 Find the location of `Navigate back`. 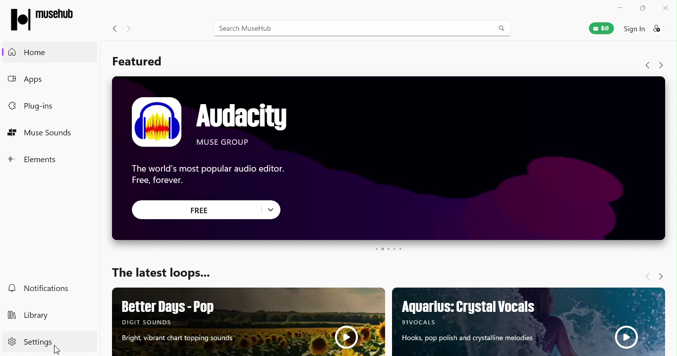

Navigate back is located at coordinates (647, 276).